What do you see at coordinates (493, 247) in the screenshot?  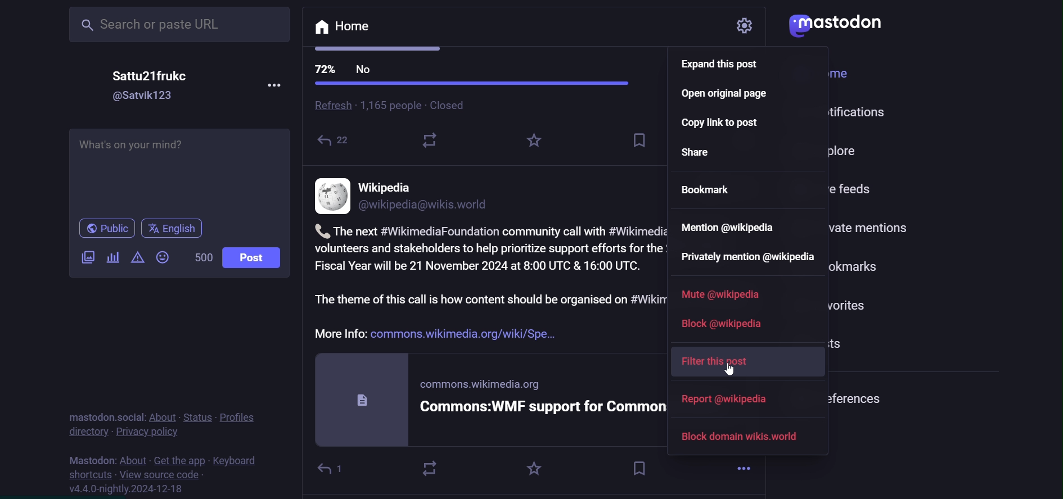 I see `volunteers and stakeholders to help prioritize support efforts for the 2025-2026` at bounding box center [493, 247].